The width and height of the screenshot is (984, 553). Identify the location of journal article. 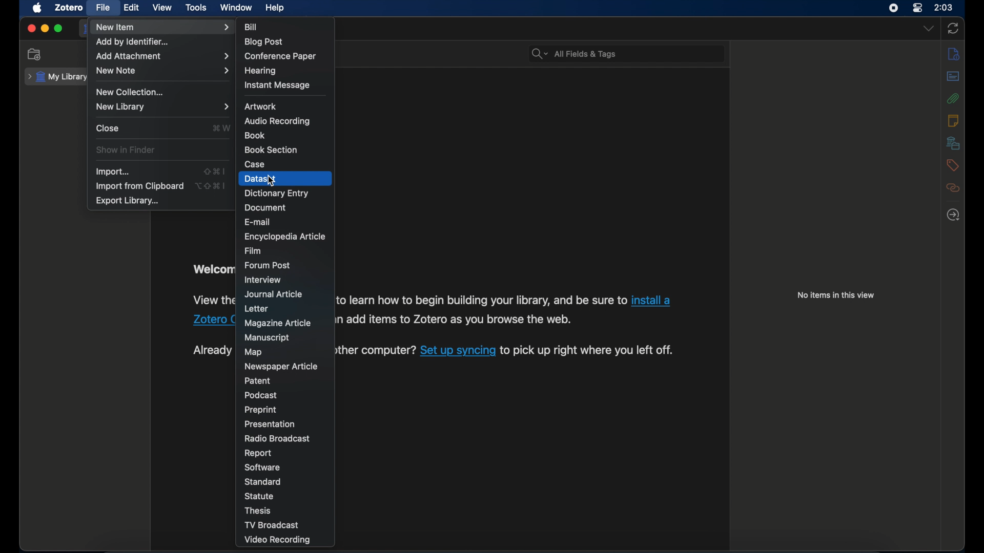
(273, 294).